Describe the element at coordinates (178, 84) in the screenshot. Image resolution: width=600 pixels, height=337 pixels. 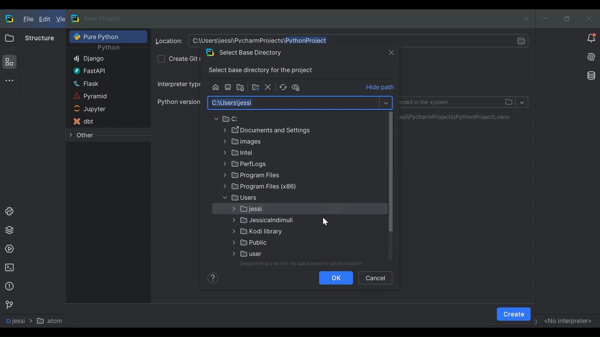
I see `Interpreter Type` at that location.